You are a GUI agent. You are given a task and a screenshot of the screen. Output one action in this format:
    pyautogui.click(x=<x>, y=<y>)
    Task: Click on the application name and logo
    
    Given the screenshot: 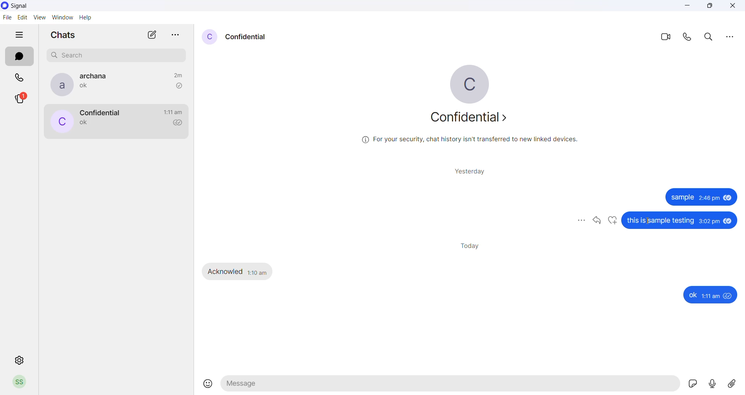 What is the action you would take?
    pyautogui.click(x=26, y=5)
    